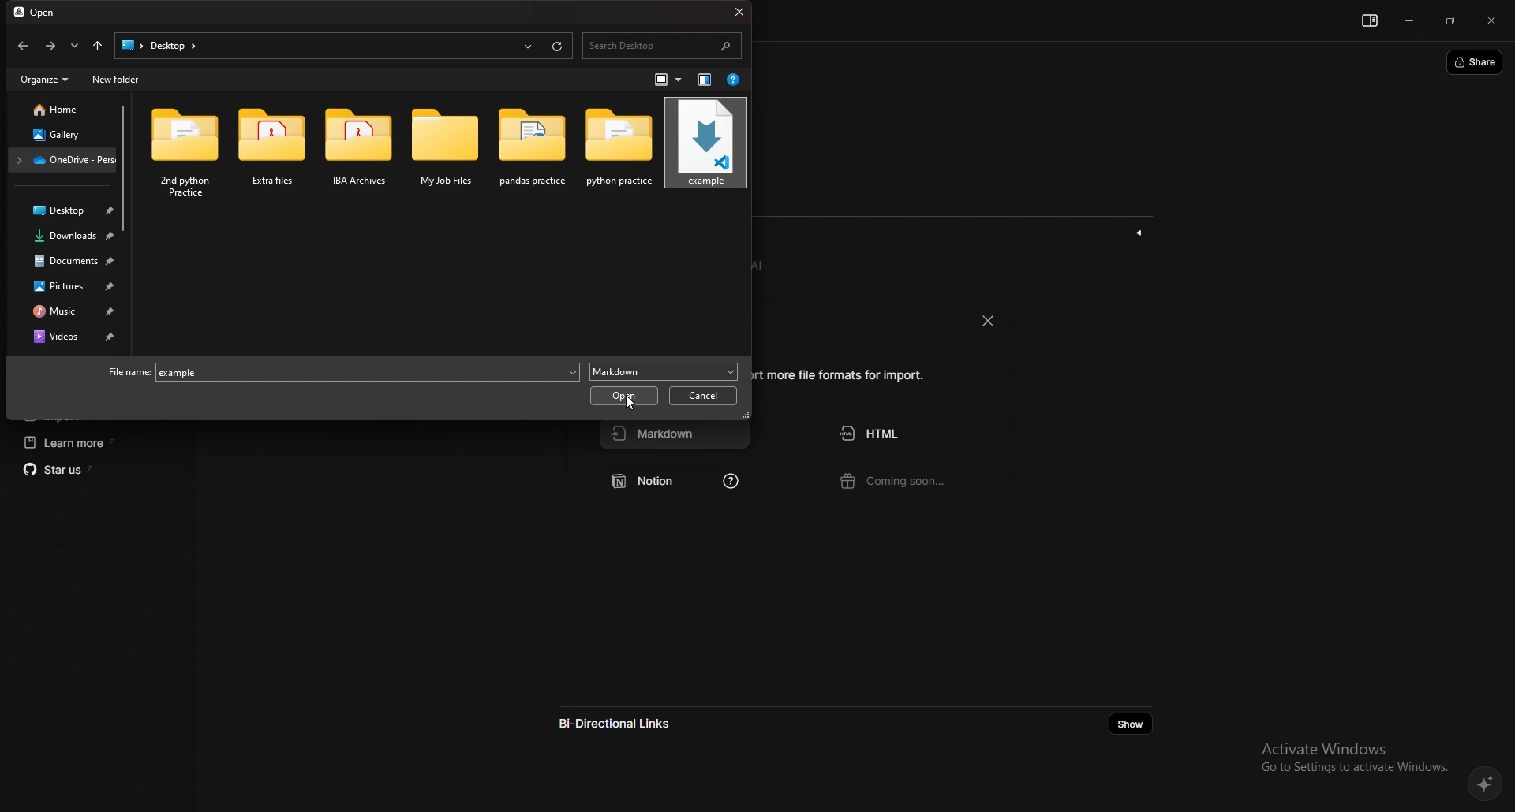  I want to click on learn how, so click(729, 483).